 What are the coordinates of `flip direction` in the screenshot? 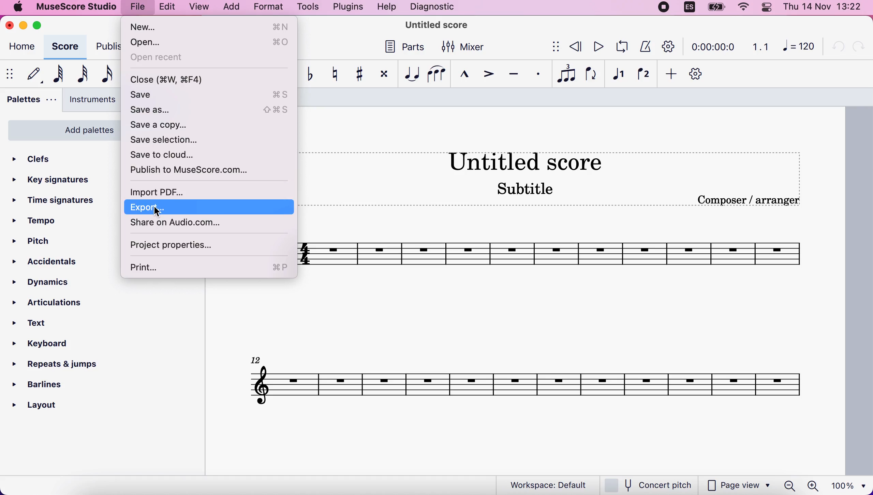 It's located at (592, 73).